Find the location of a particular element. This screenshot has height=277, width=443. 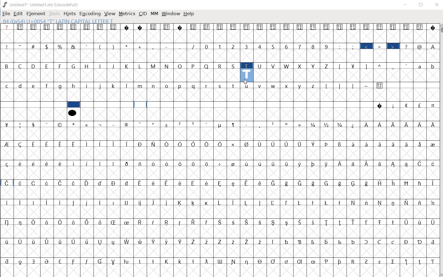

a is located at coordinates (420, 66).